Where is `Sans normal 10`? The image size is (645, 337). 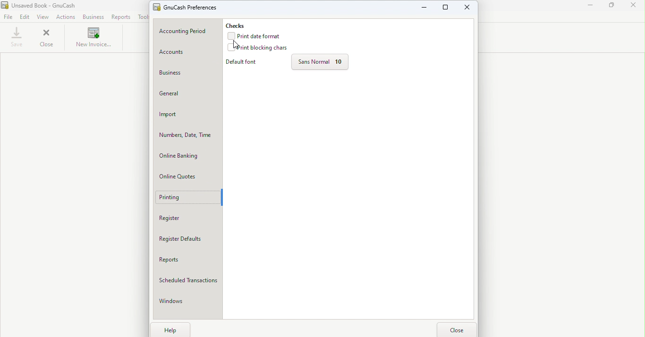
Sans normal 10 is located at coordinates (322, 63).